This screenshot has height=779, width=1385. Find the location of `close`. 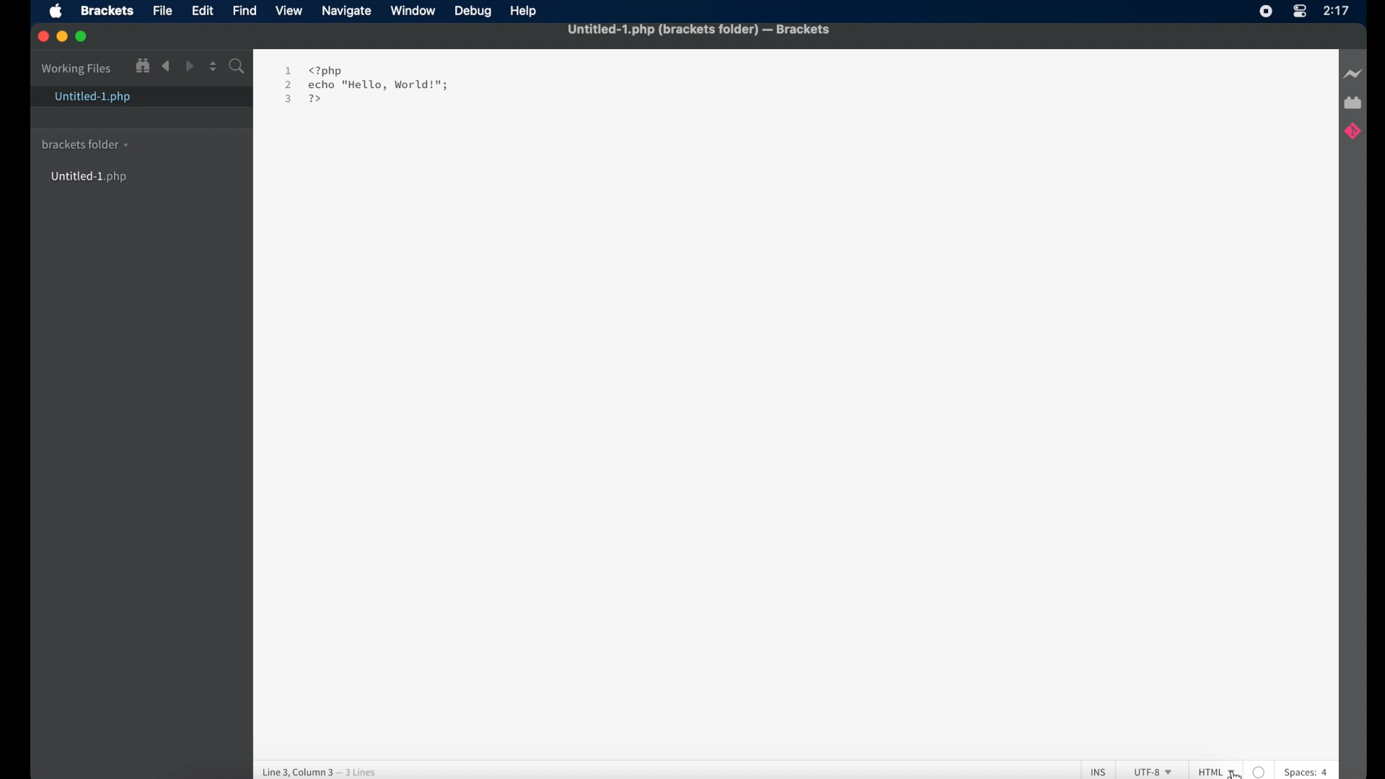

close is located at coordinates (43, 36).